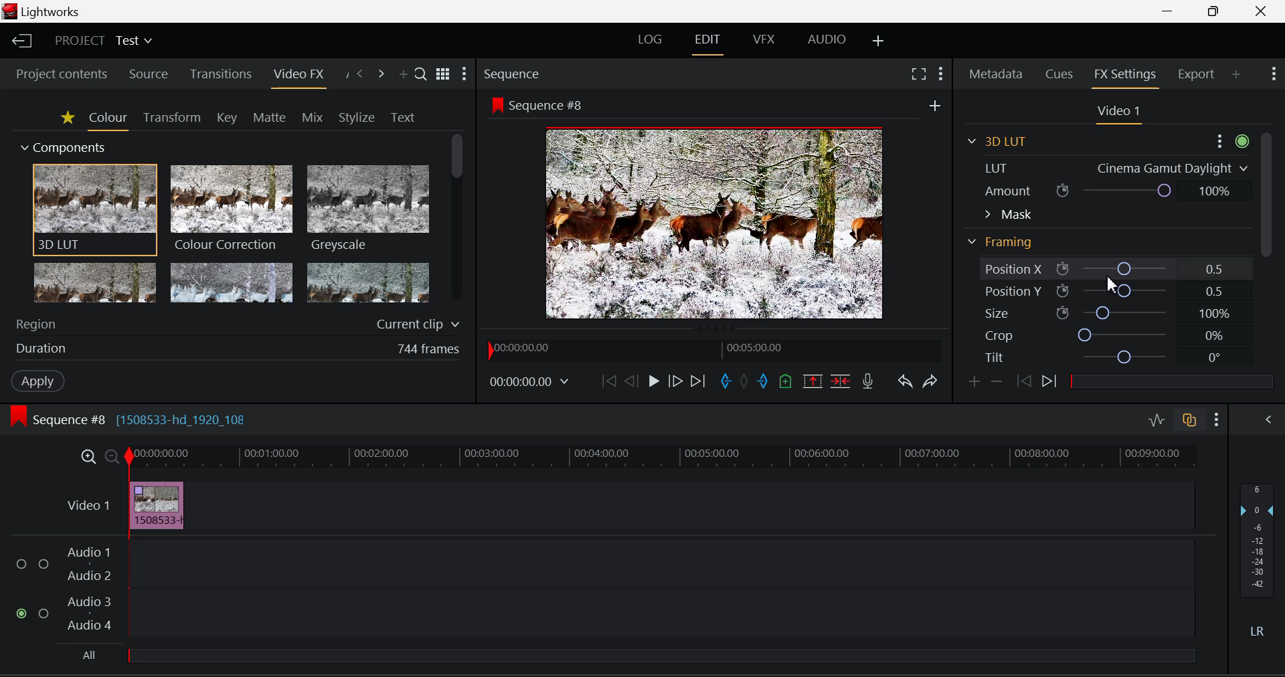 Image resolution: width=1285 pixels, height=677 pixels. I want to click on Matte, so click(266, 116).